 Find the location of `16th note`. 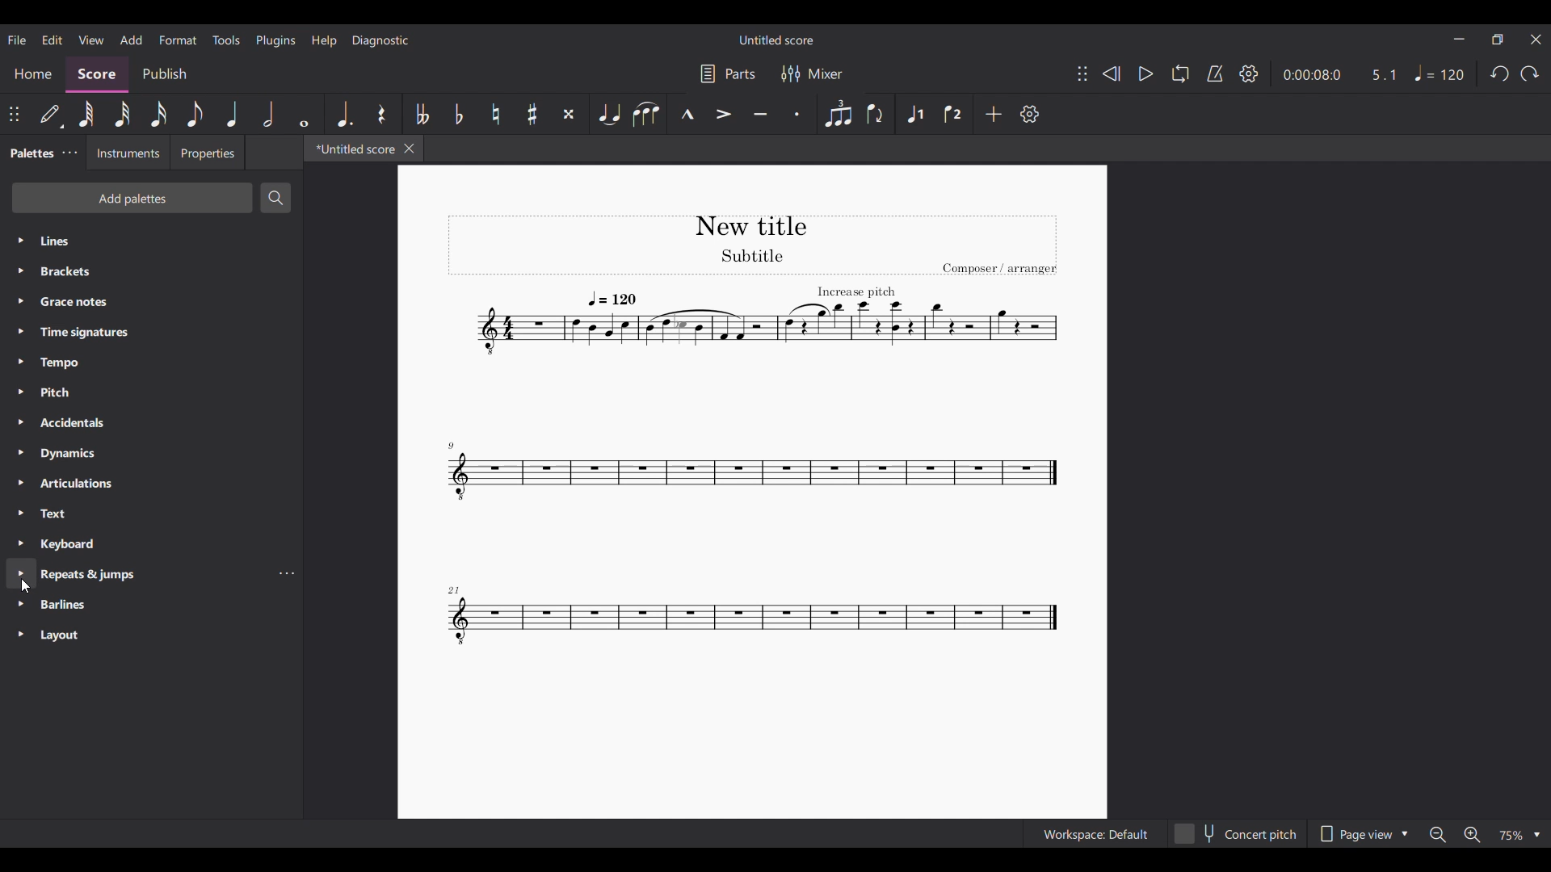

16th note is located at coordinates (159, 114).